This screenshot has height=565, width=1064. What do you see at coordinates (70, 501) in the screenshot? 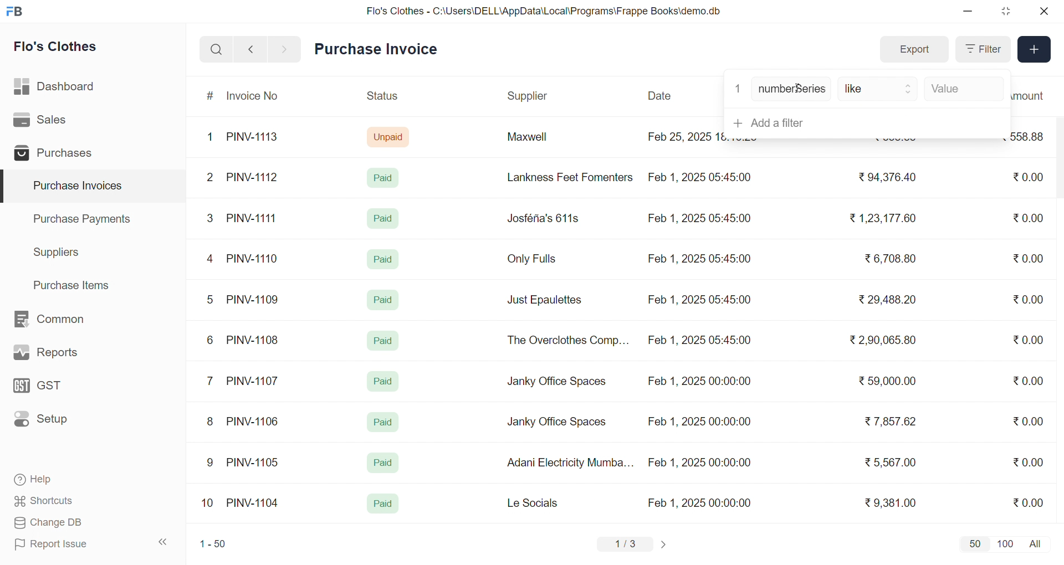
I see `Shortcuts` at bounding box center [70, 501].